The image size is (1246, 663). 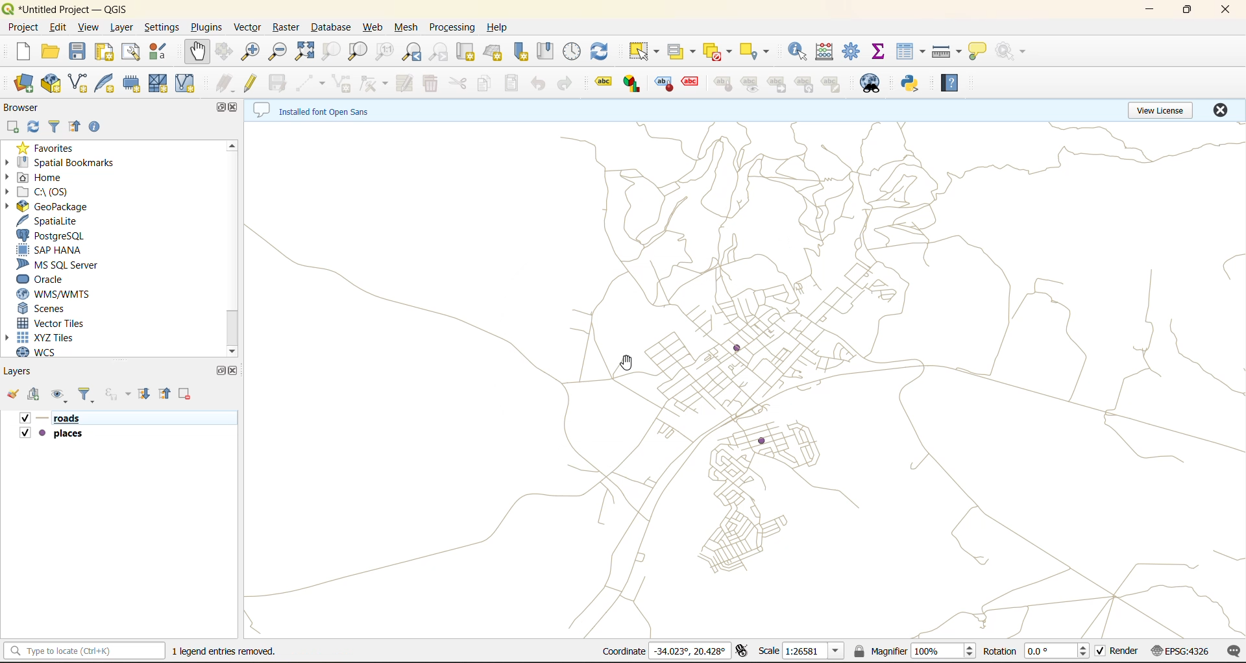 I want to click on manage map, so click(x=62, y=396).